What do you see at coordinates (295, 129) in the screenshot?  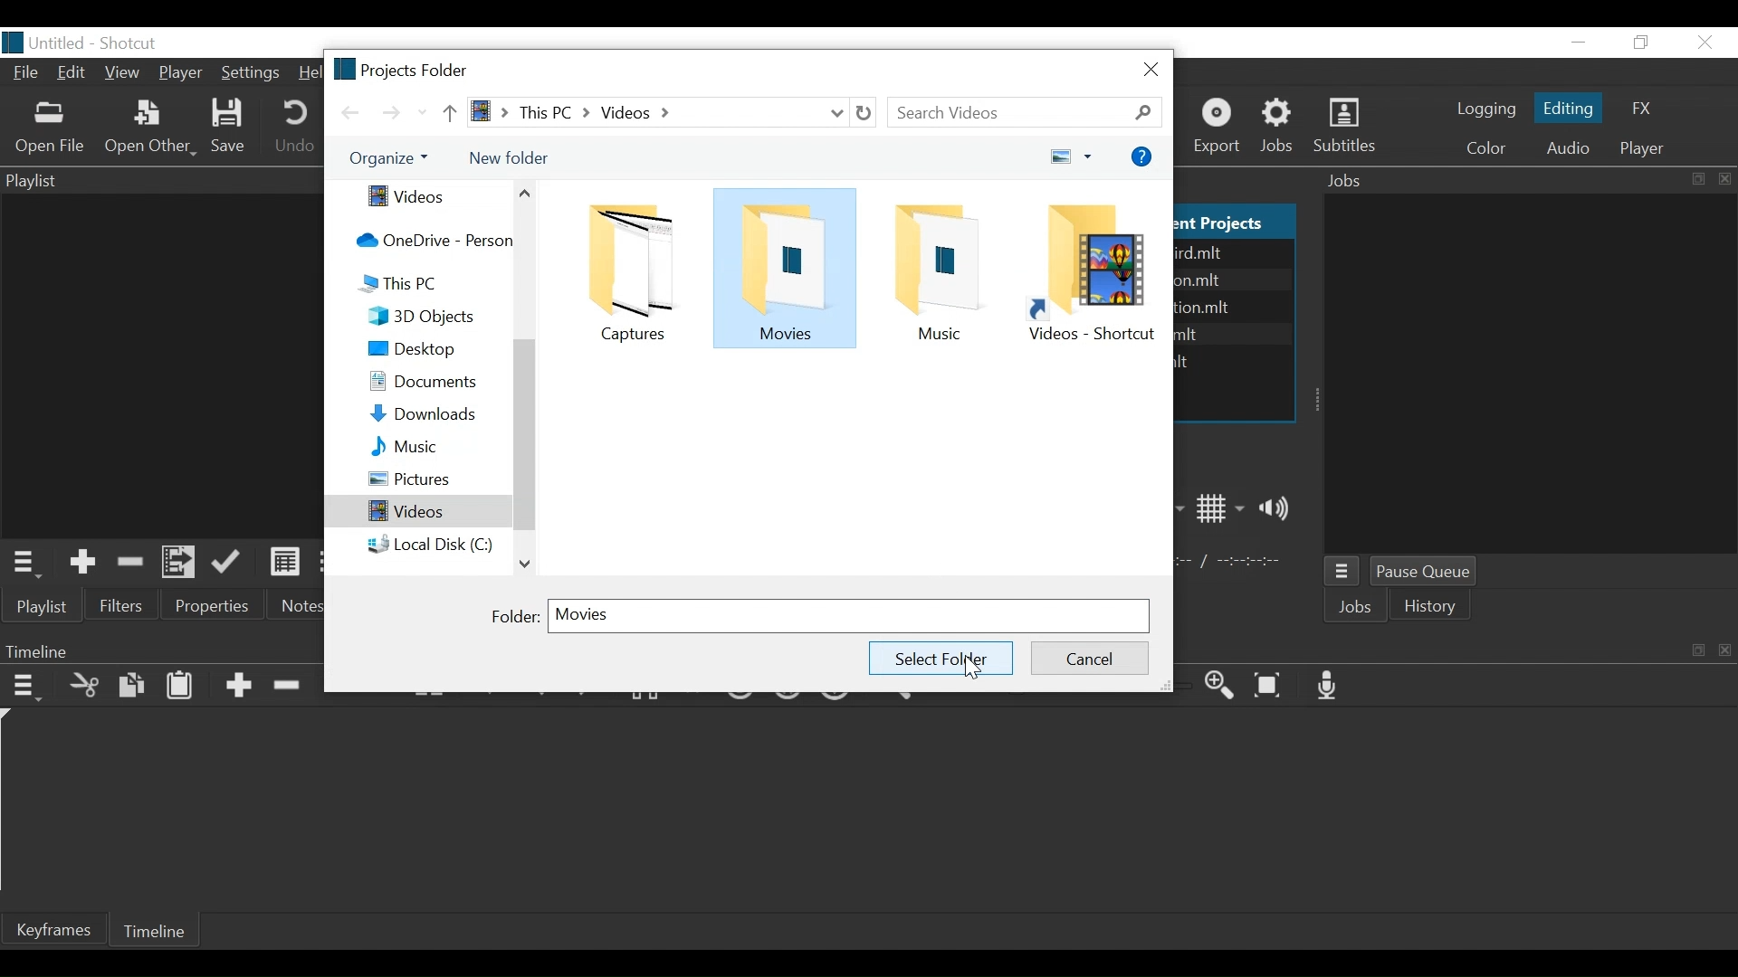 I see `Undo` at bounding box center [295, 129].